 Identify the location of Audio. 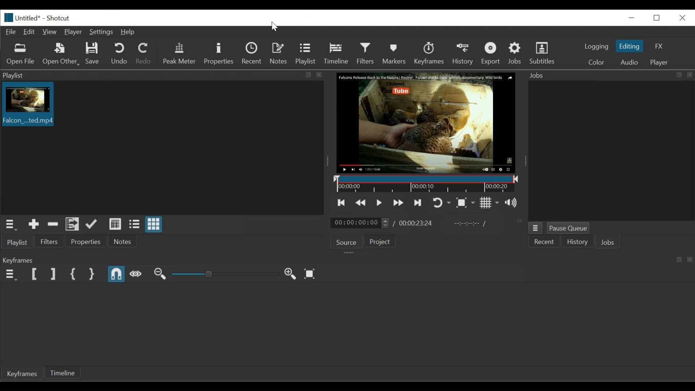
(628, 62).